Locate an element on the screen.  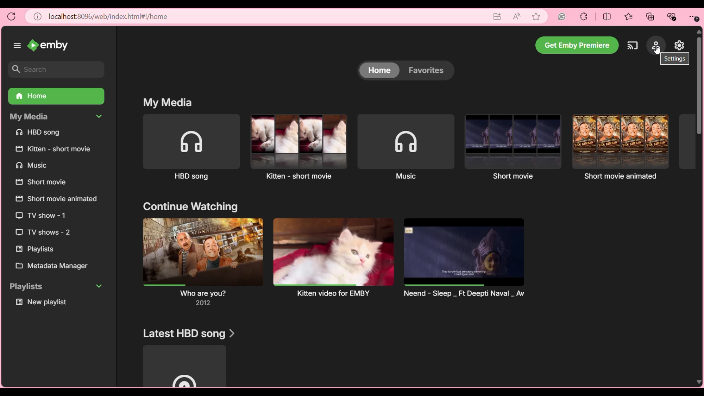
Home is located at coordinates (379, 70).